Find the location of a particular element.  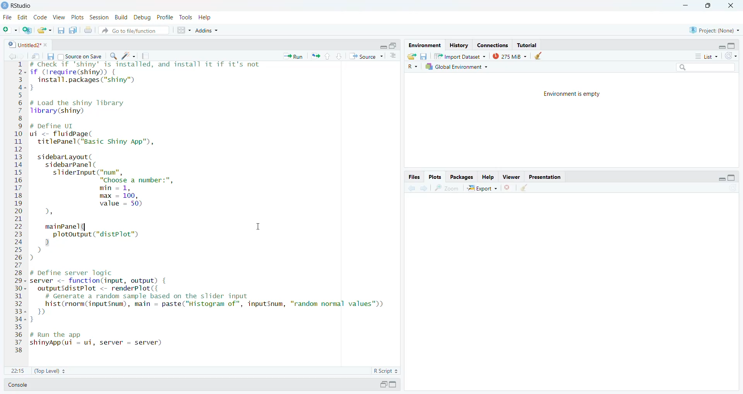

options is located at coordinates (393, 55).